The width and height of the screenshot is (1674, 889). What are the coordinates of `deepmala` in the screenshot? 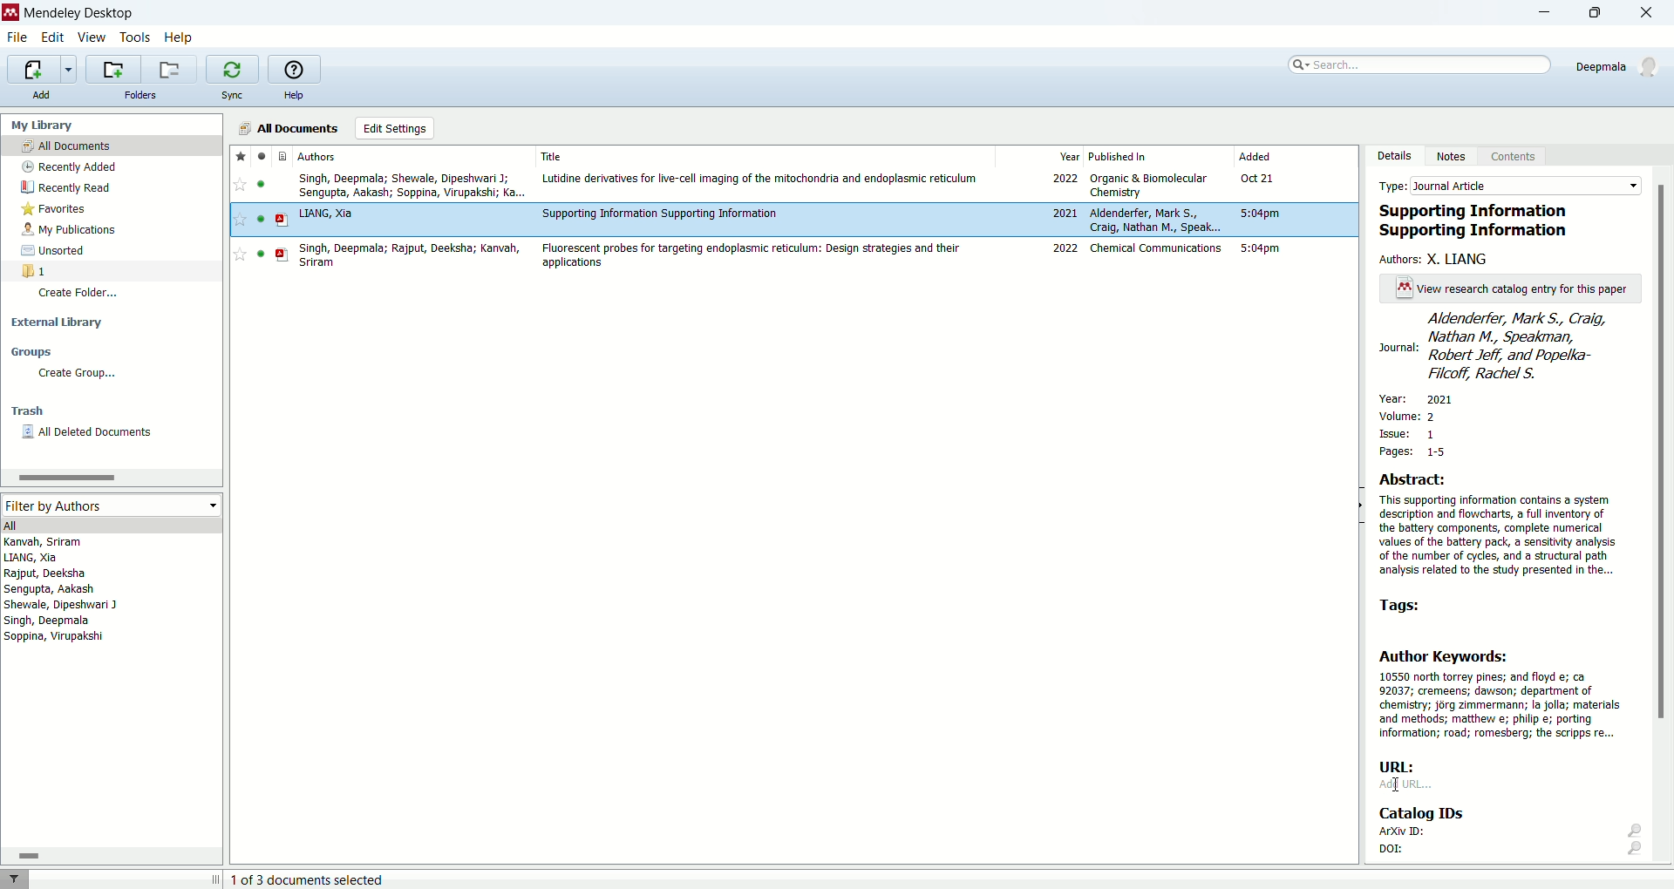 It's located at (1621, 70).